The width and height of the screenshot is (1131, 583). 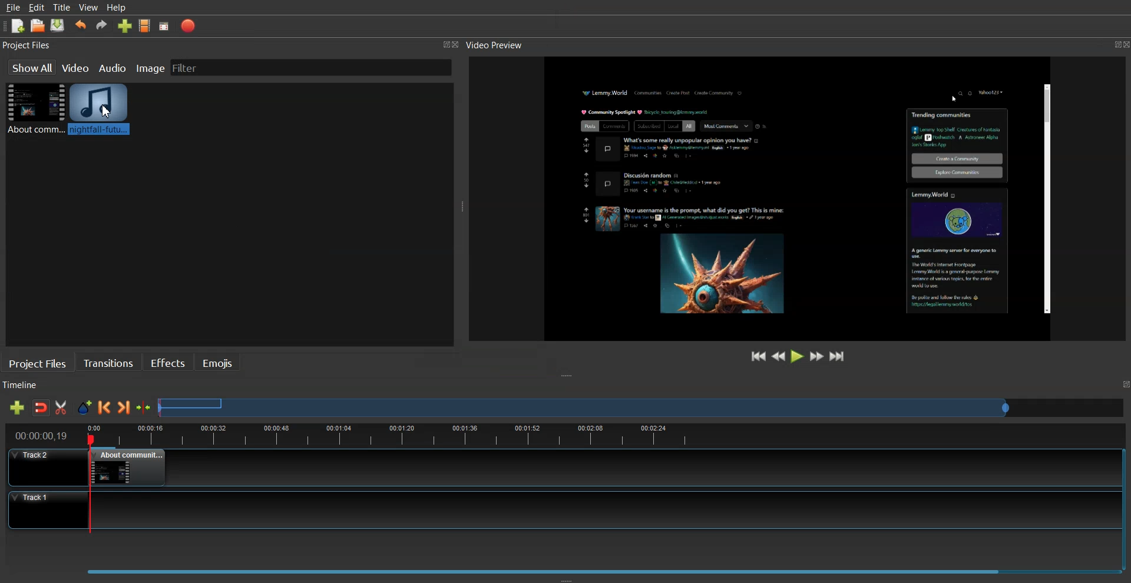 What do you see at coordinates (838, 356) in the screenshot?
I see `Jump to End` at bounding box center [838, 356].